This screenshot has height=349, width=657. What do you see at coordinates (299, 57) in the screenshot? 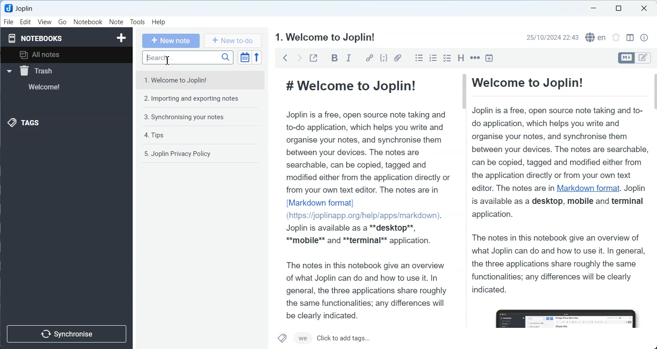
I see `Forward` at bounding box center [299, 57].